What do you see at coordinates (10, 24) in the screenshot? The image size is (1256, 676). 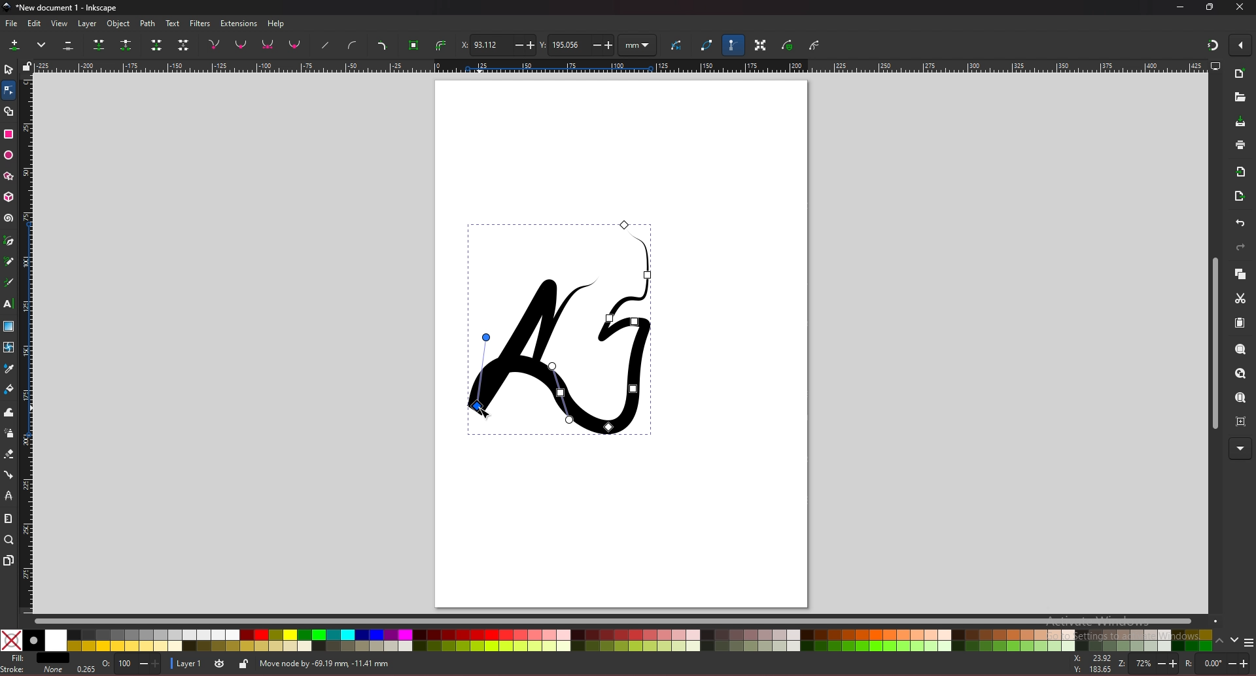 I see `file` at bounding box center [10, 24].